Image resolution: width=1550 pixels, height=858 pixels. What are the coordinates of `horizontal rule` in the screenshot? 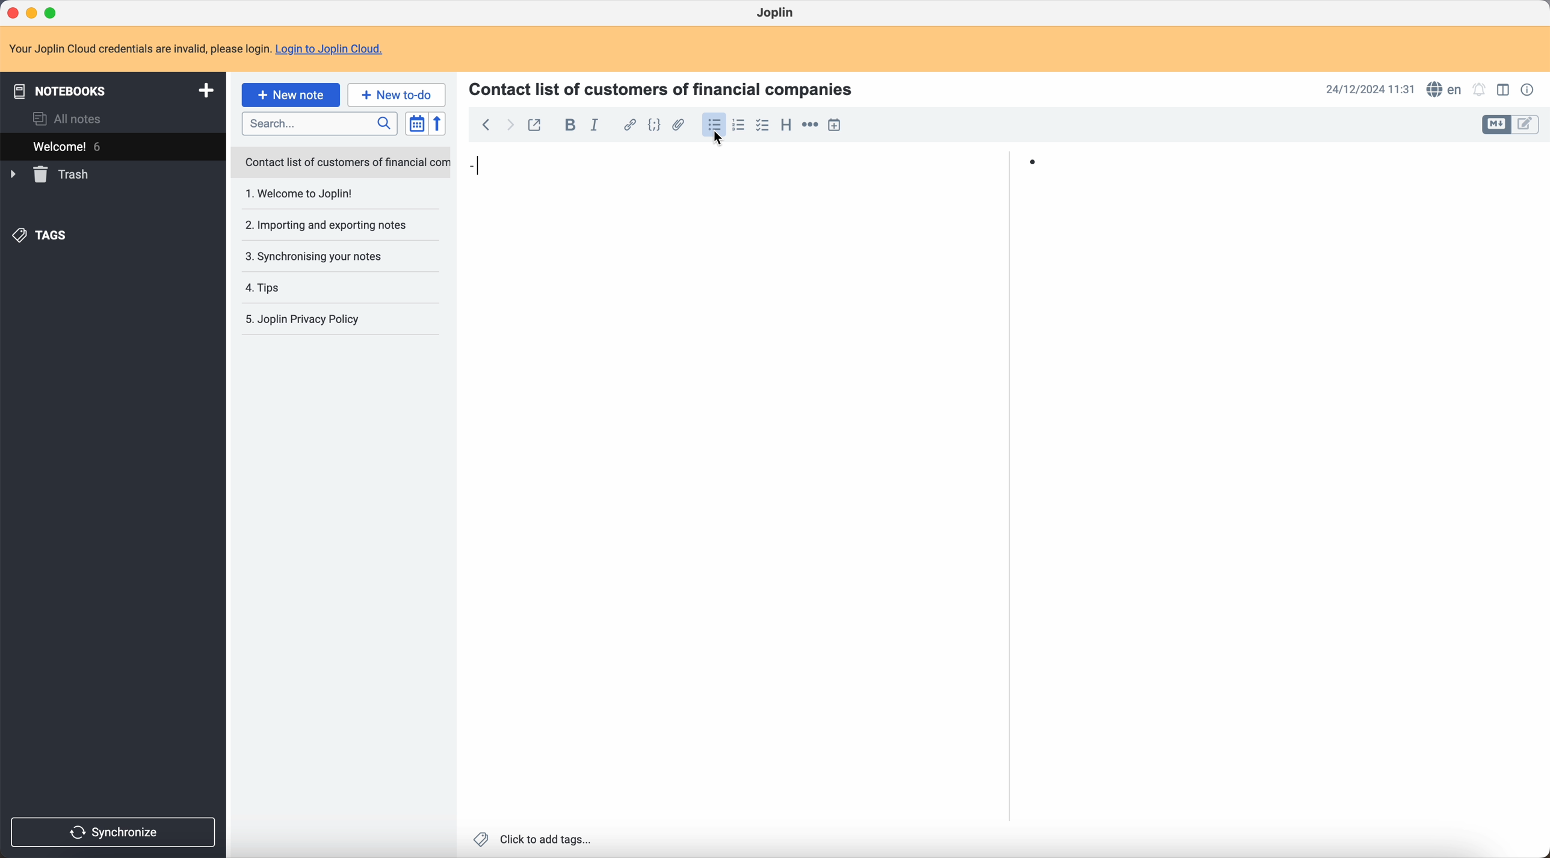 It's located at (810, 125).